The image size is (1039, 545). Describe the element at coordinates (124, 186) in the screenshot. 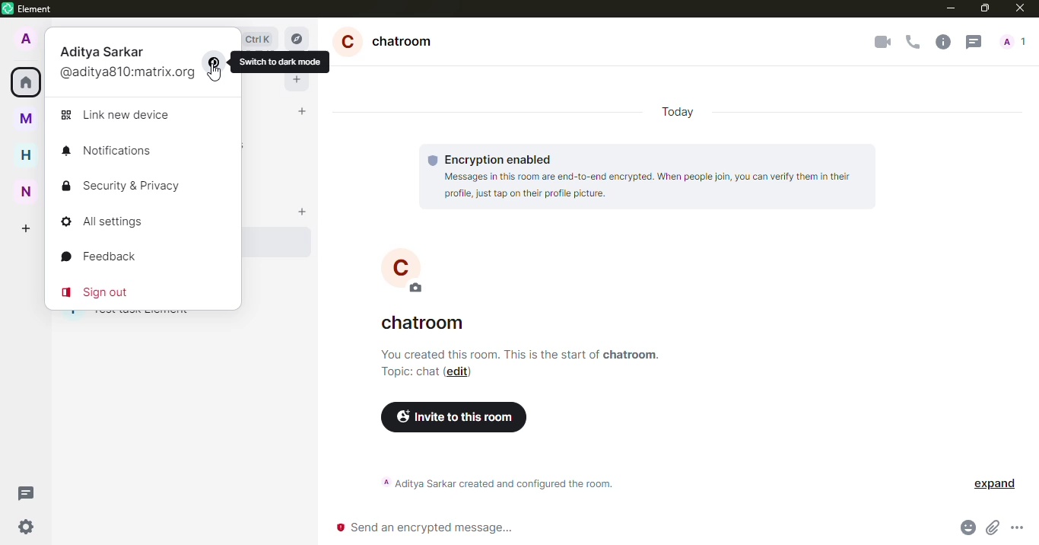

I see `security & privacy` at that location.